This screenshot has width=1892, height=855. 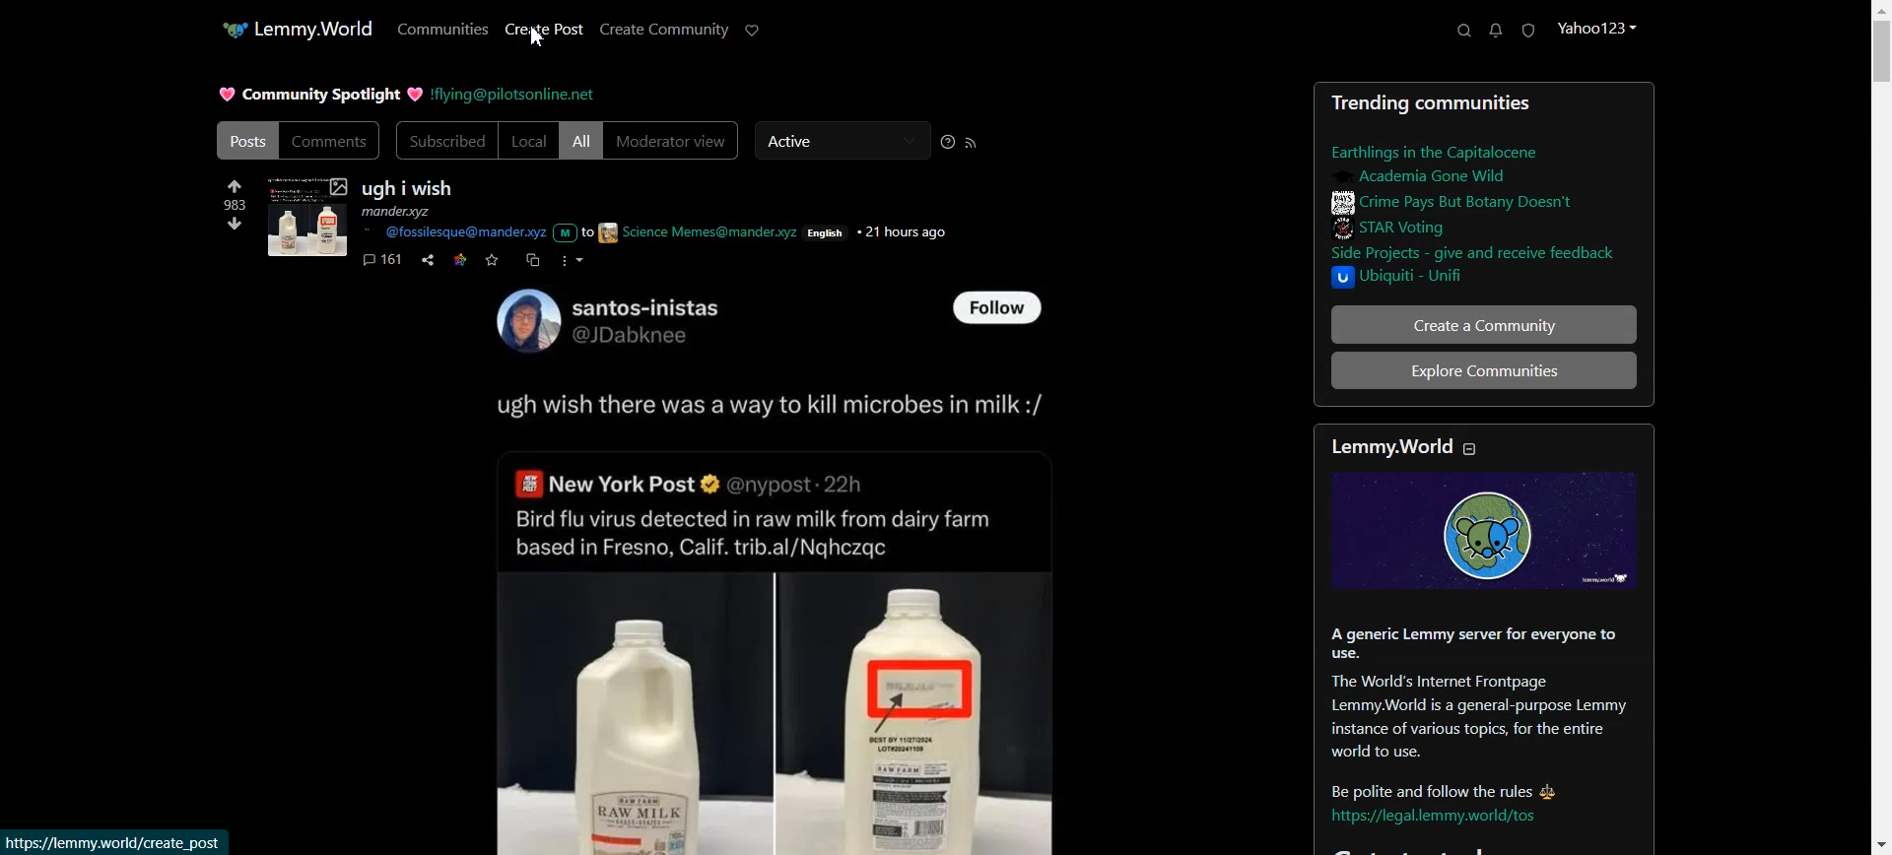 What do you see at coordinates (583, 140) in the screenshot?
I see `All` at bounding box center [583, 140].